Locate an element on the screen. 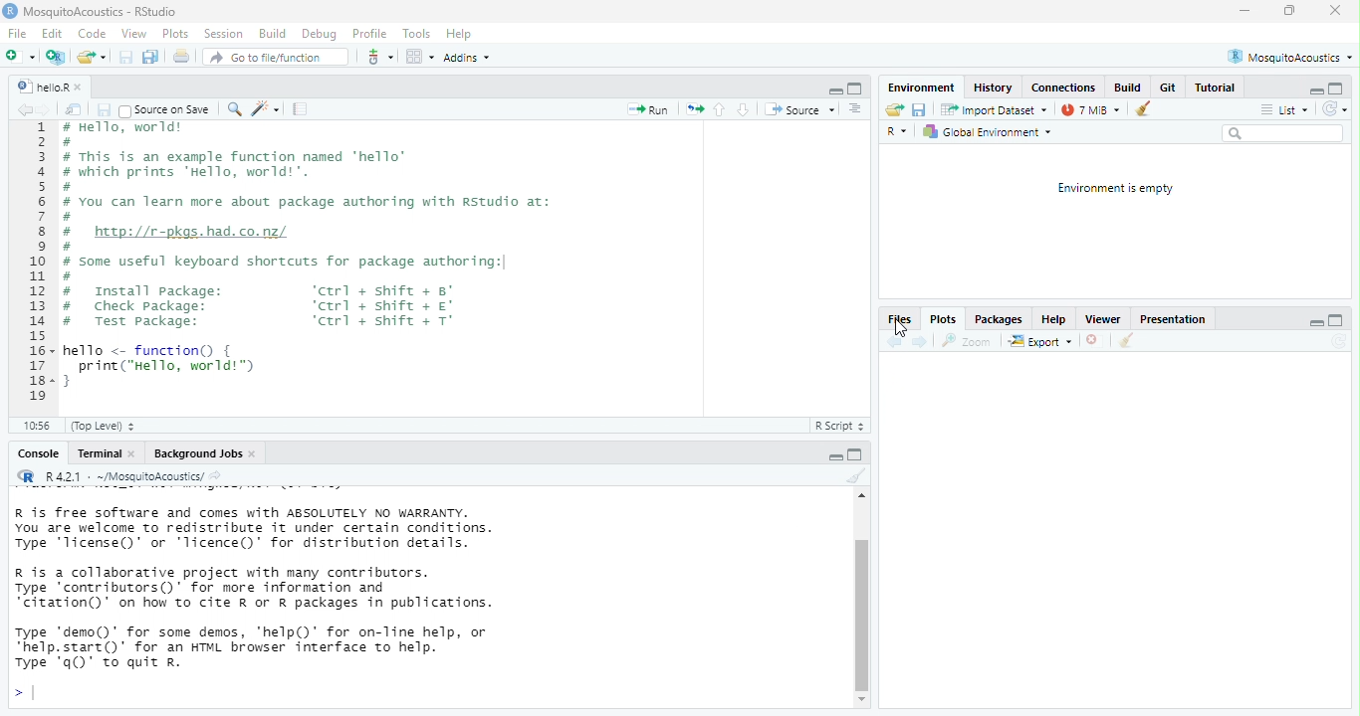 The height and width of the screenshot is (716, 1360). R is free software and comes with ABSOLUTELY NO WARRANTY.
You are welcome to redistribute it under certain conditions.
Type 'Ticense()' or 'licence()’ for distribution details.

R is a collaborative project with many contributors.

Type ‘contributors()’ for more information and

“citation()’ on how to cite R or R packages in publications.
Type ‘demo()' for some demos, ‘'help()’ for on-line help, or
“help. start()’ for an HTML browser interface to help.

Type 'q0)" to quit R. is located at coordinates (292, 582).